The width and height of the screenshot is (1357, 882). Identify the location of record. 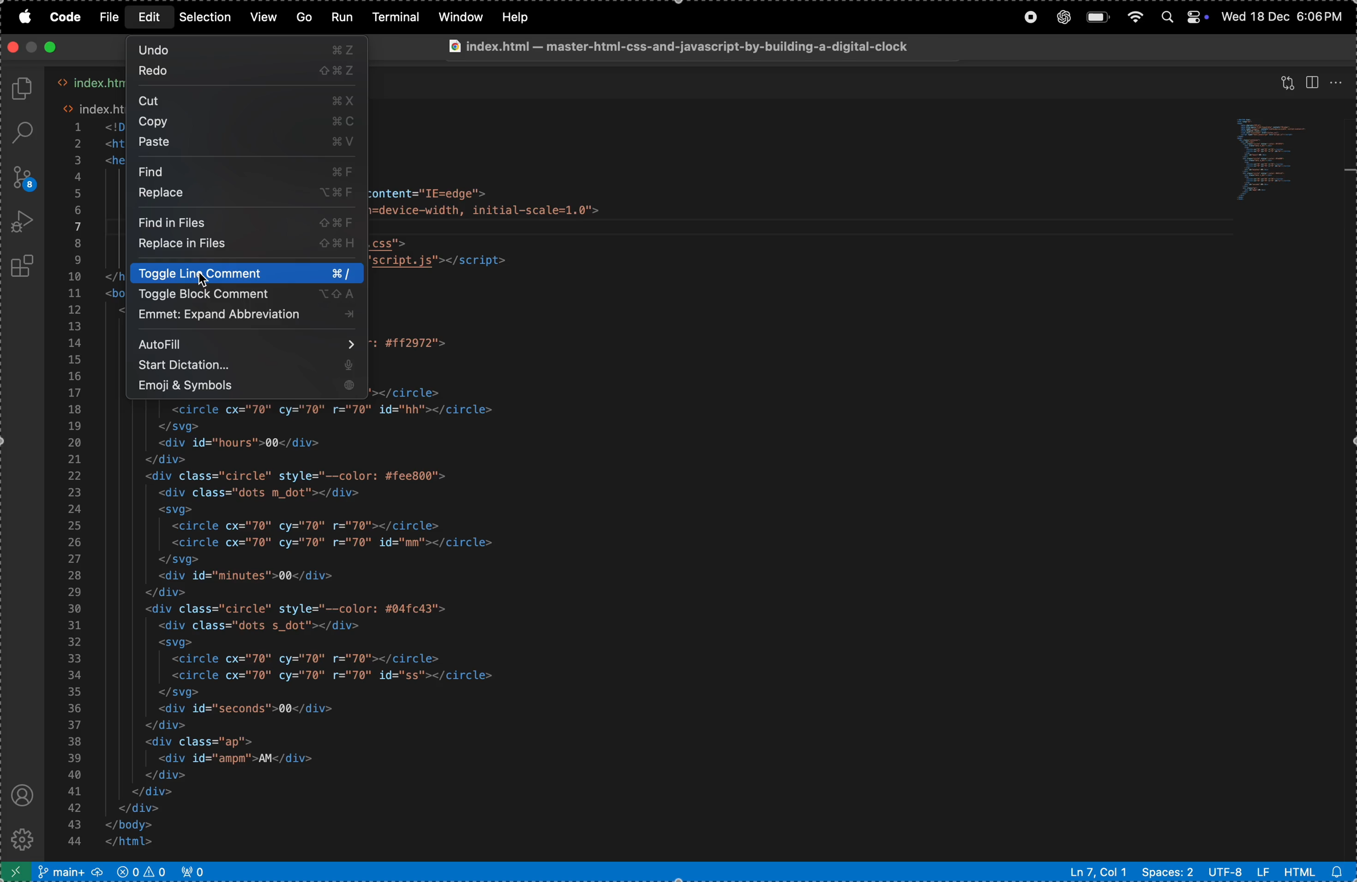
(1026, 17).